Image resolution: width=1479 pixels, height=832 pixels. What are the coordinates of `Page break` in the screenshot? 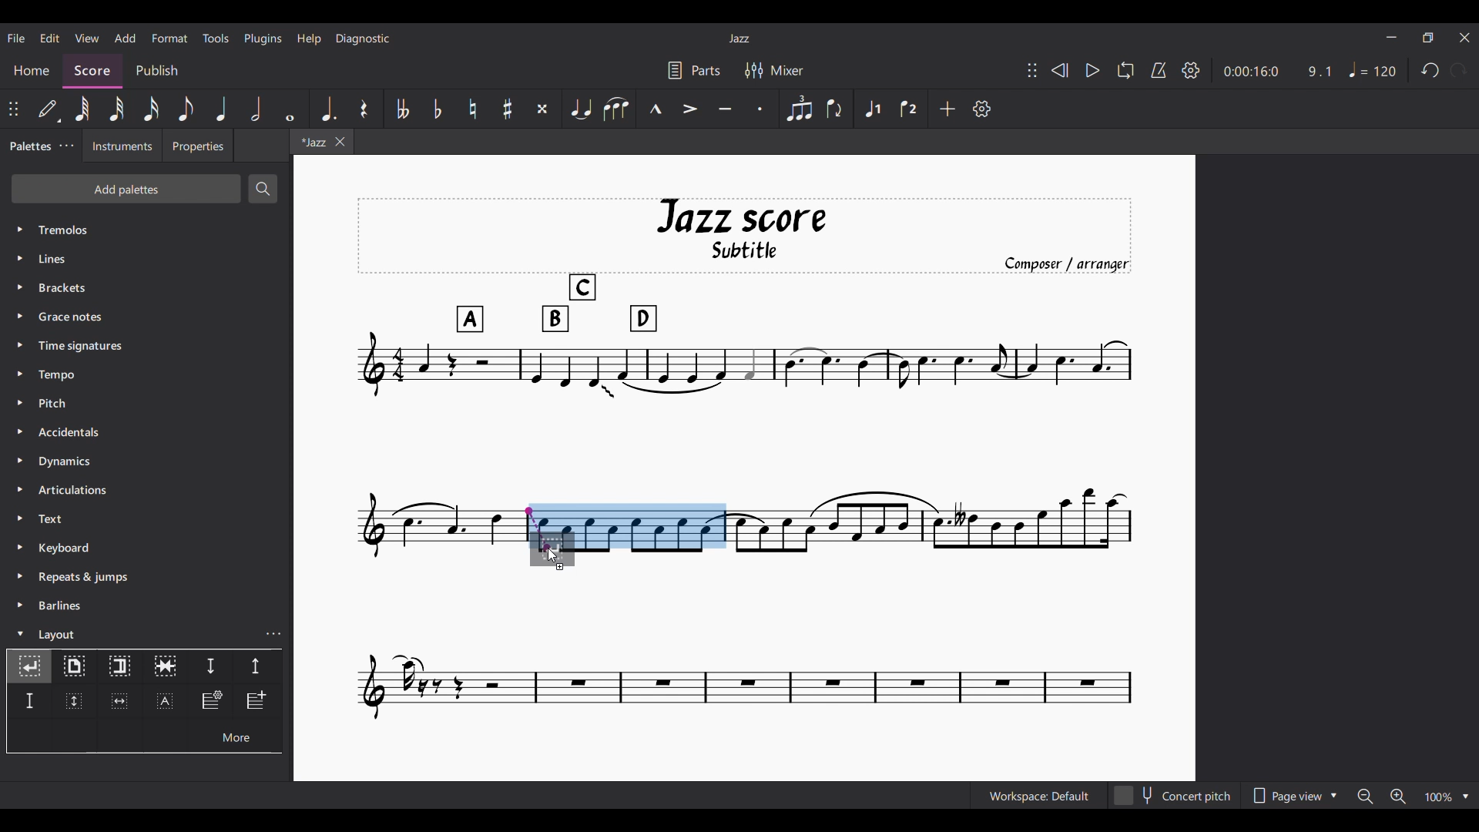 It's located at (74, 667).